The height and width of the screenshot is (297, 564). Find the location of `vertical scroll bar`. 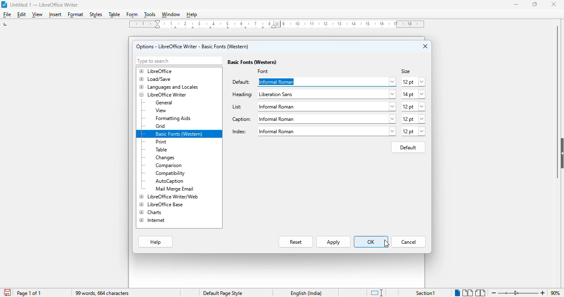

vertical scroll bar is located at coordinates (554, 101).